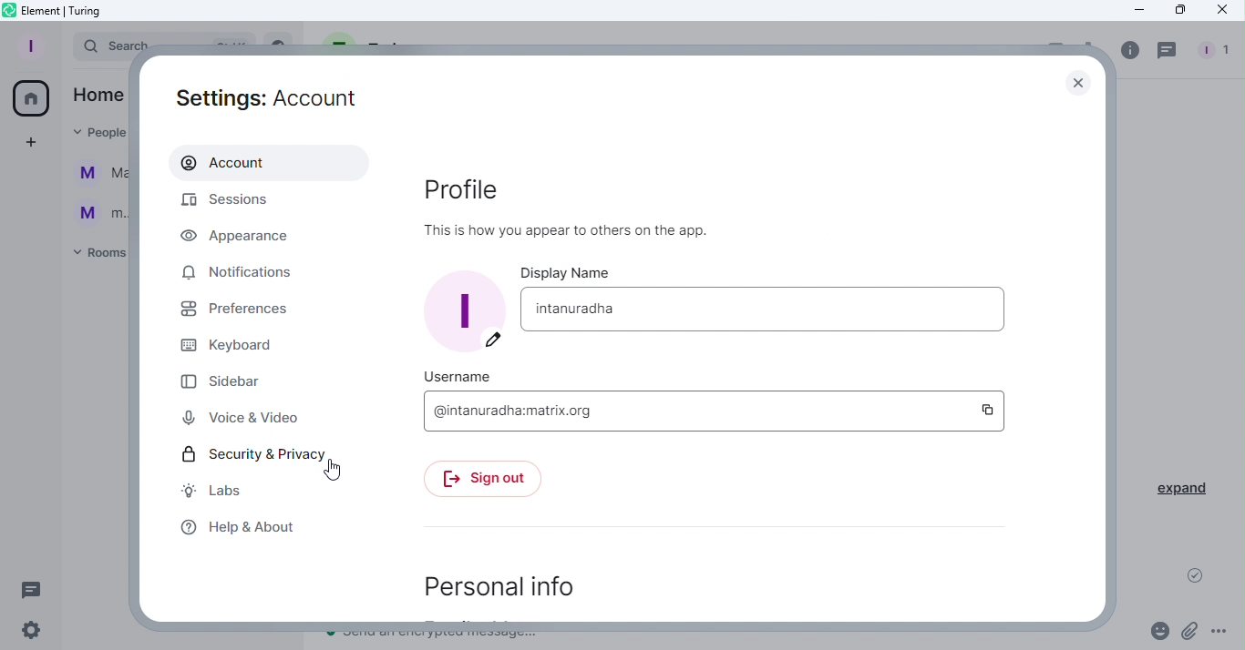 The height and width of the screenshot is (650, 1245). What do you see at coordinates (1196, 579) in the screenshot?
I see `Message sent` at bounding box center [1196, 579].